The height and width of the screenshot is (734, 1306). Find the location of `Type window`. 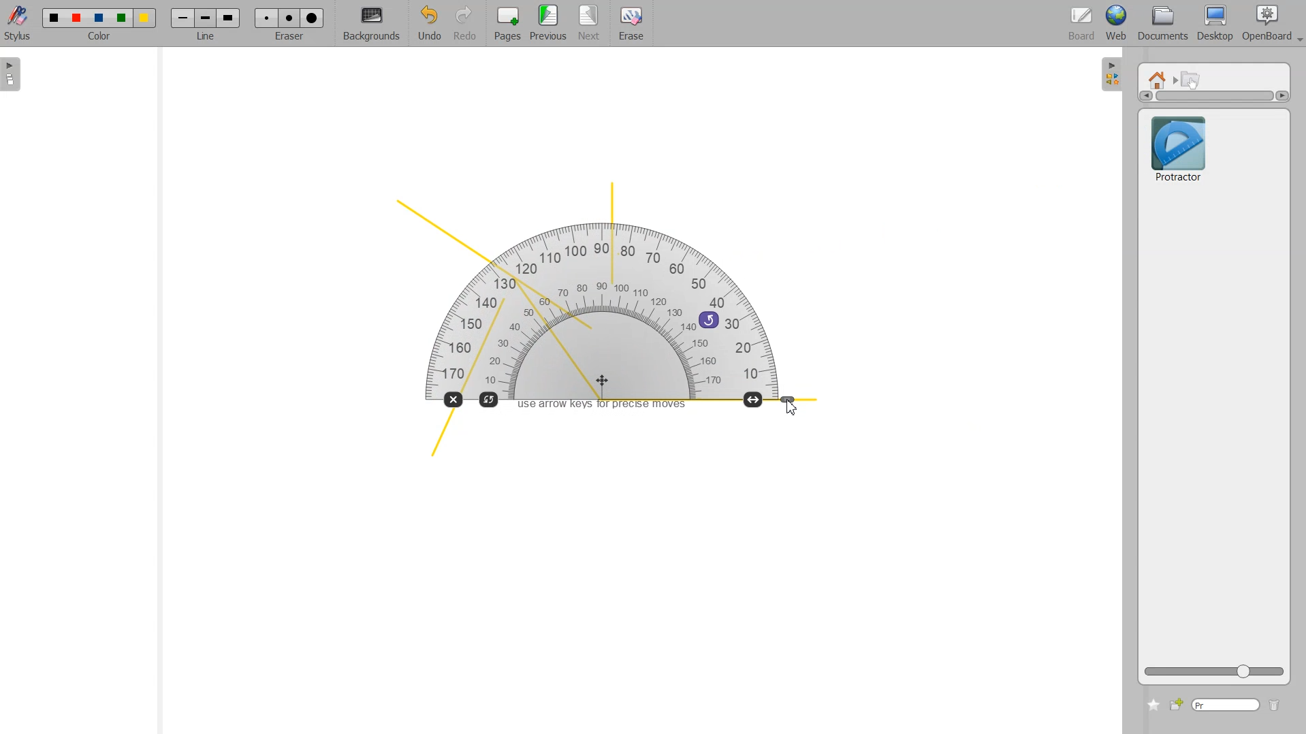

Type window is located at coordinates (1225, 705).